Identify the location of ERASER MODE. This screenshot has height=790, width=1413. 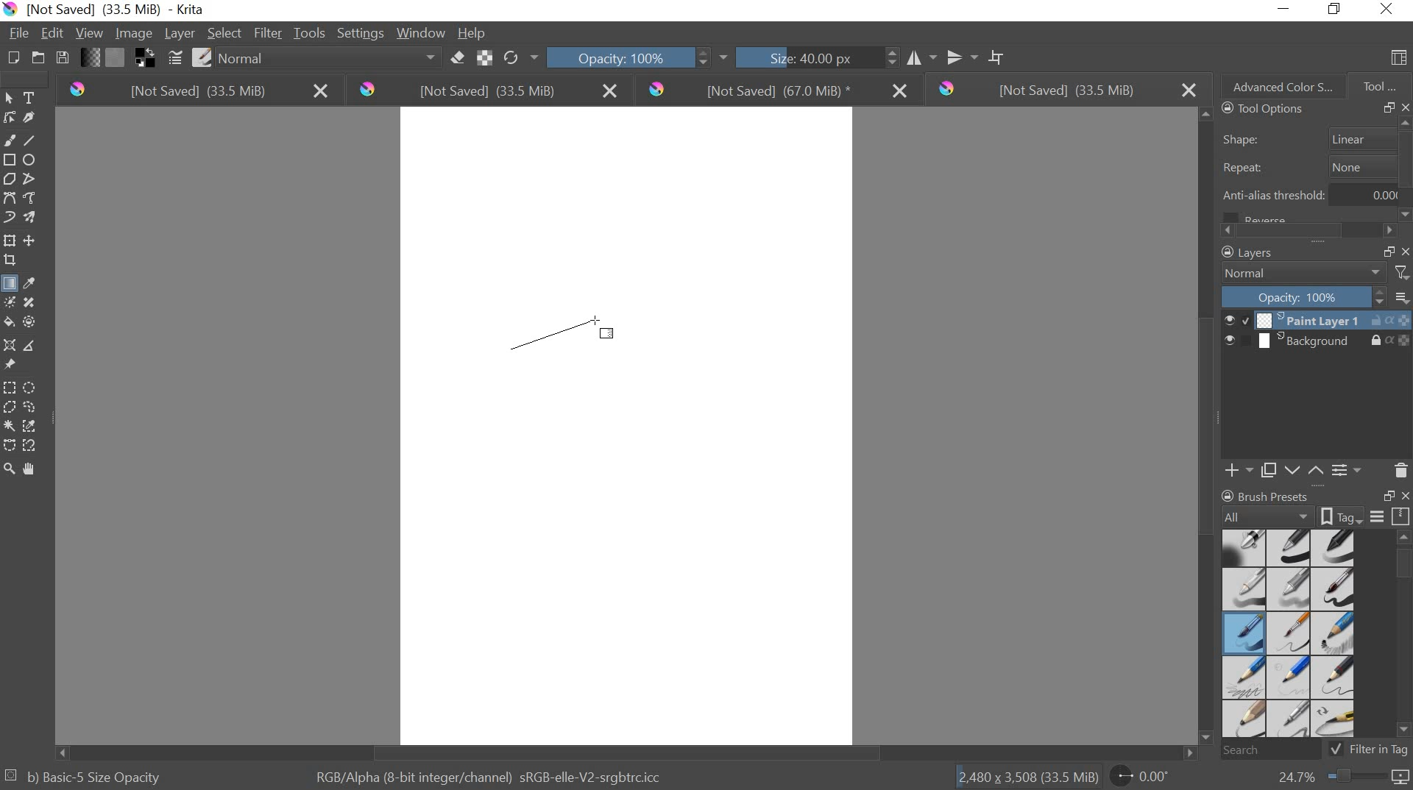
(456, 60).